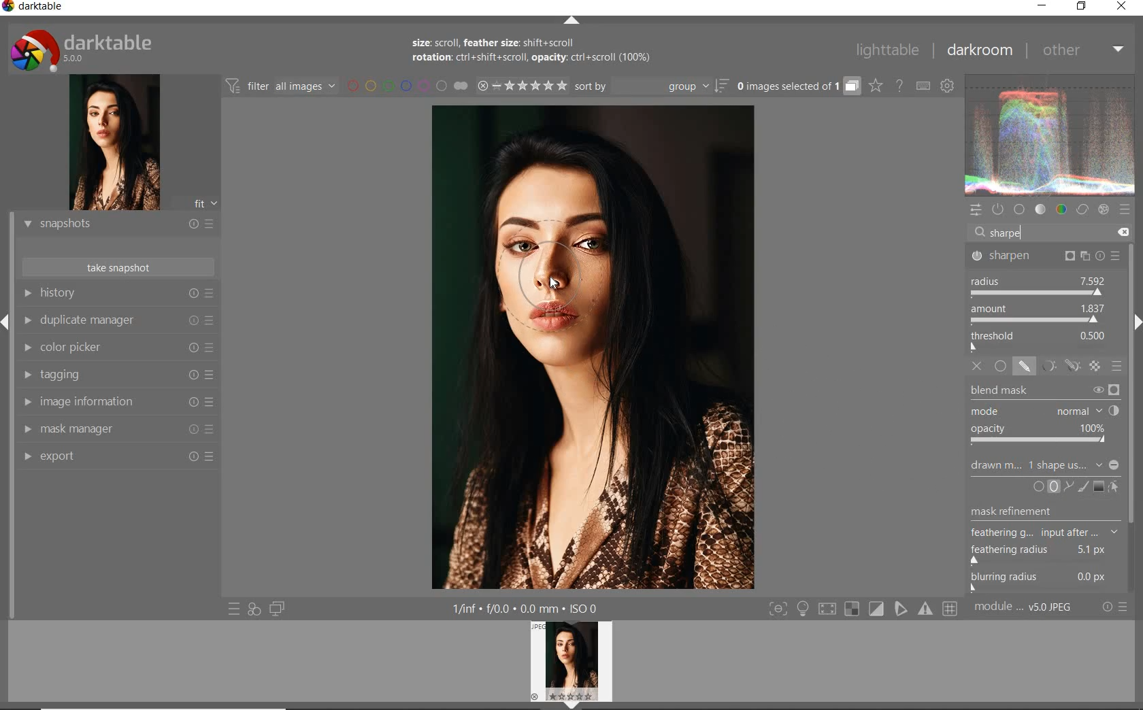  I want to click on HISTORY, so click(118, 294).